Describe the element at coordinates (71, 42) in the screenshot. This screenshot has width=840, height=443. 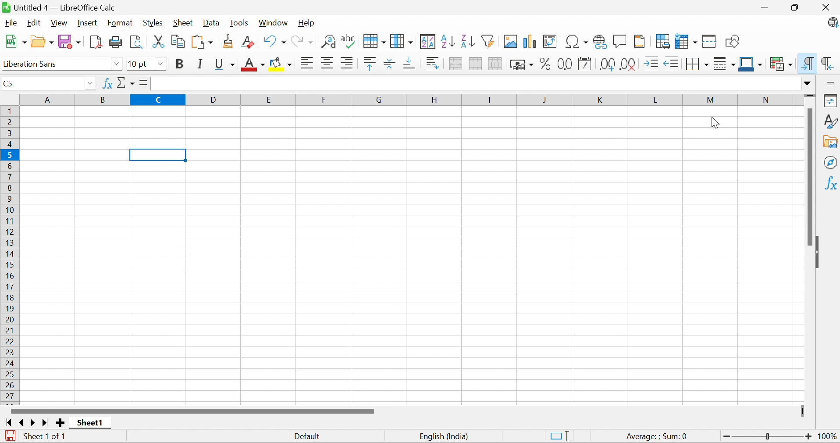
I see `Save` at that location.